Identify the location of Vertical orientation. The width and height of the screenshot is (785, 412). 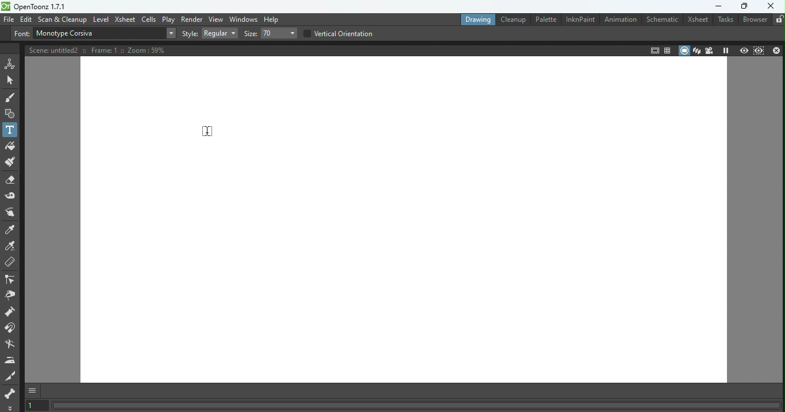
(343, 33).